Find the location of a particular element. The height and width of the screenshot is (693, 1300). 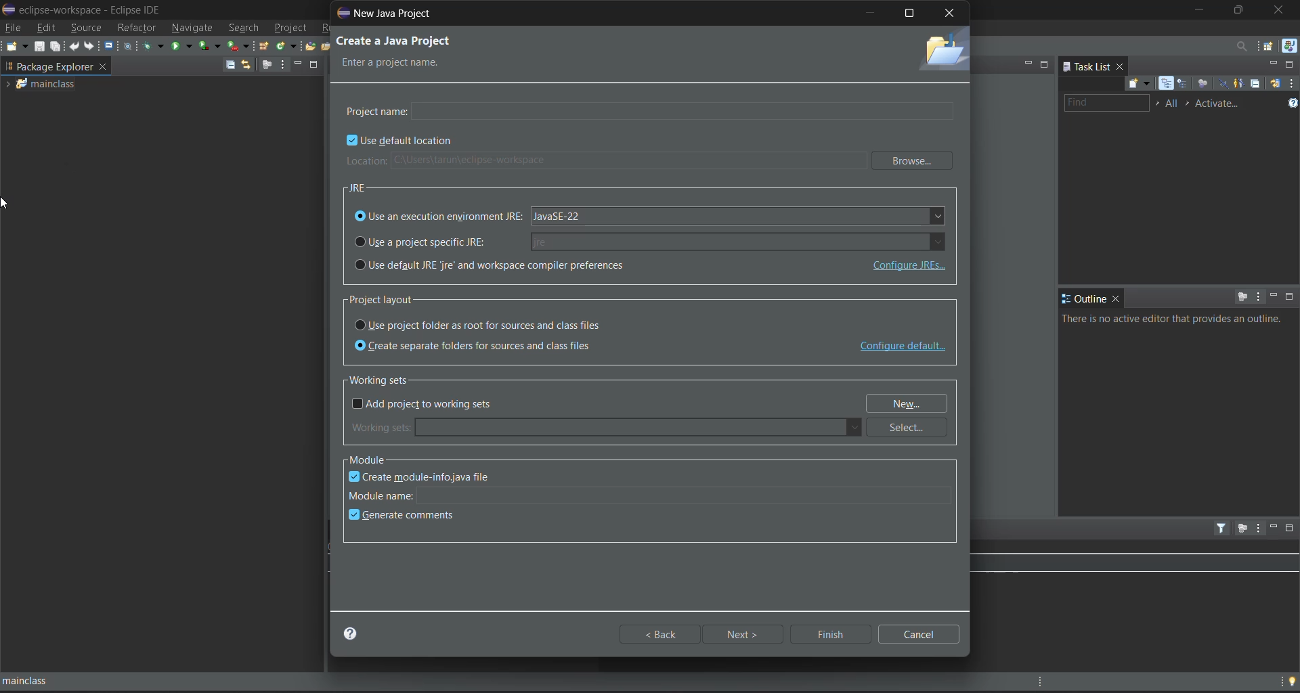

use project folder as root is located at coordinates (486, 325).